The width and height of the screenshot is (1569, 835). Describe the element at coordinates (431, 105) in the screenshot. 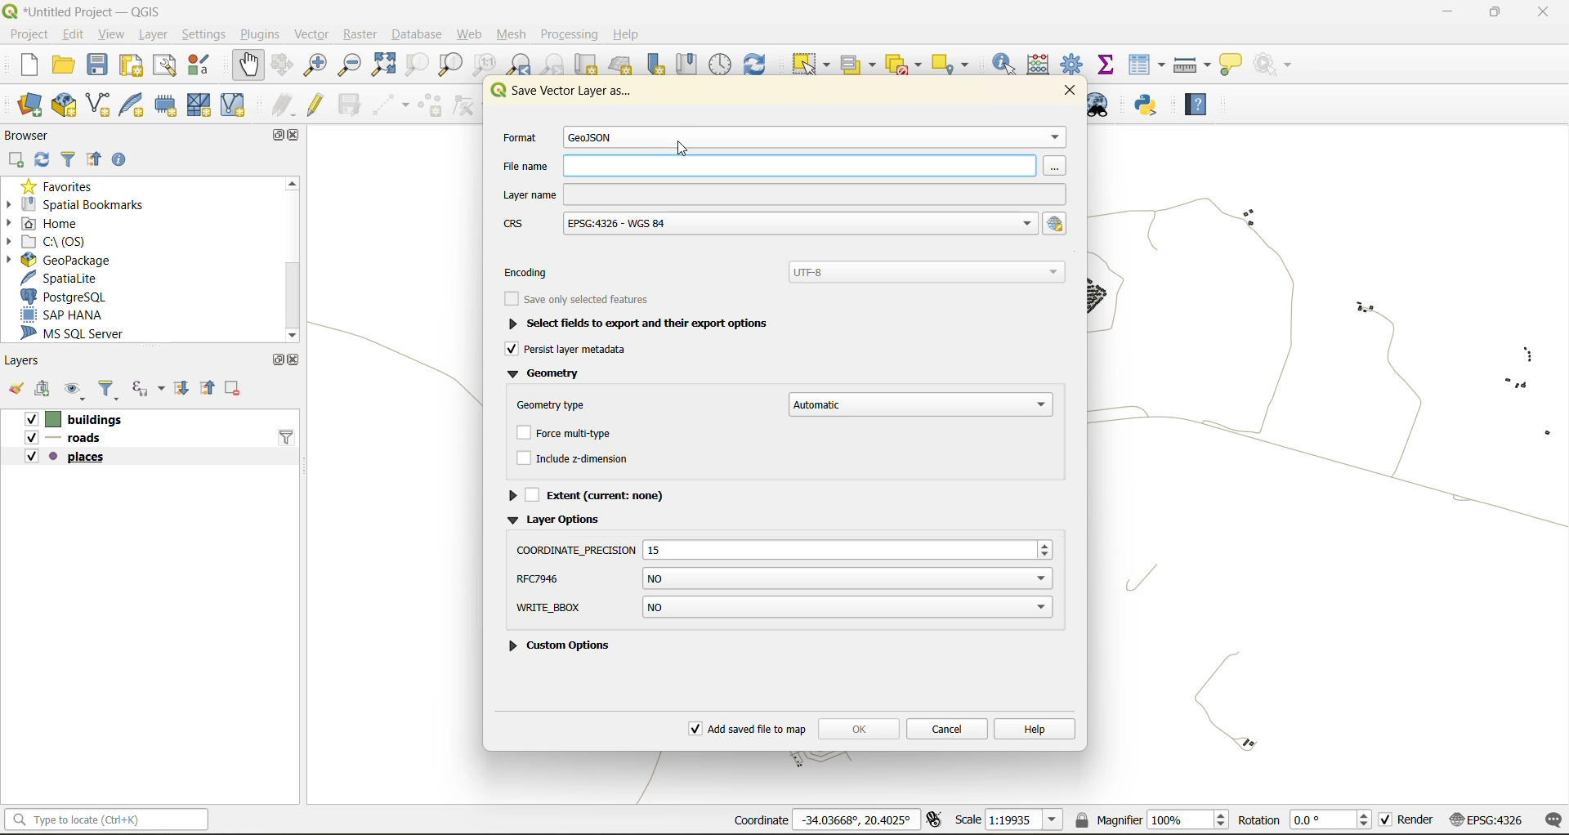

I see `add polygon` at that location.